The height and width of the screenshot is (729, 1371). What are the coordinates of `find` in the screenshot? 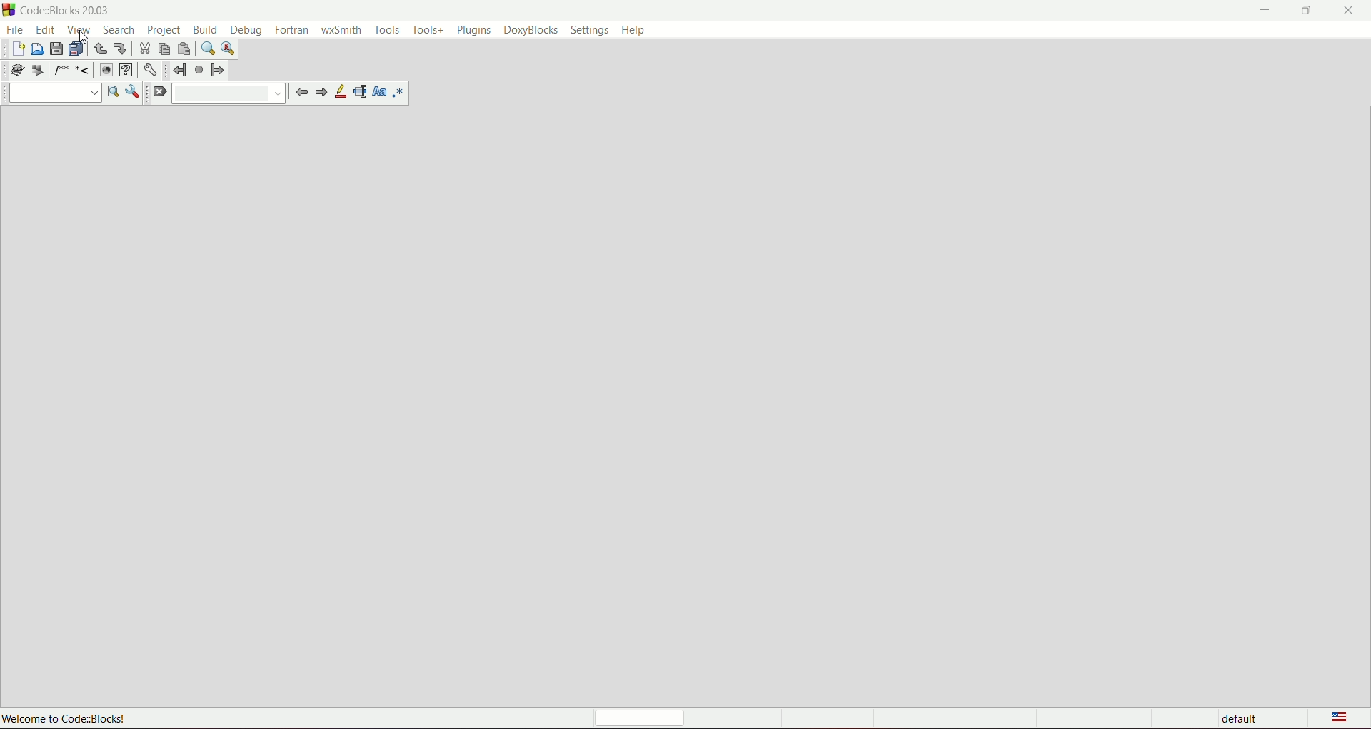 It's located at (207, 49).